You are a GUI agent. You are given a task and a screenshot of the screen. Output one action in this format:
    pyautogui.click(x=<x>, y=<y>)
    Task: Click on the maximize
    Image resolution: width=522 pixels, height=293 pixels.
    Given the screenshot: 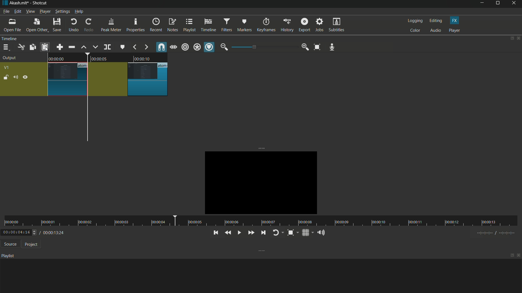 What is the action you would take?
    pyautogui.click(x=512, y=255)
    